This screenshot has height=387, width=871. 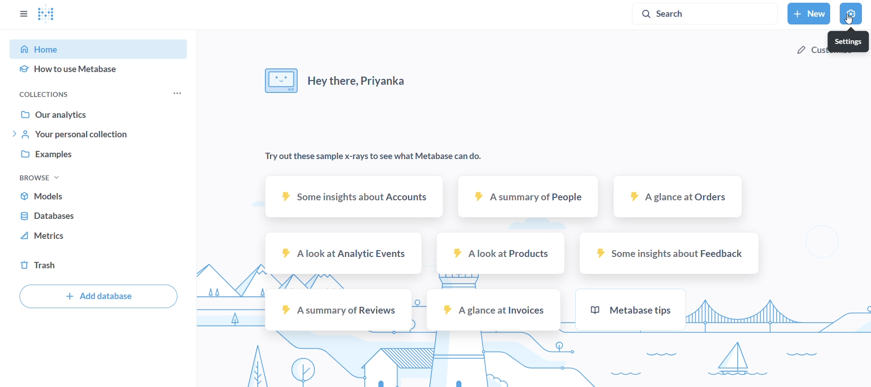 What do you see at coordinates (344, 253) in the screenshot?
I see `a look at analytic events` at bounding box center [344, 253].